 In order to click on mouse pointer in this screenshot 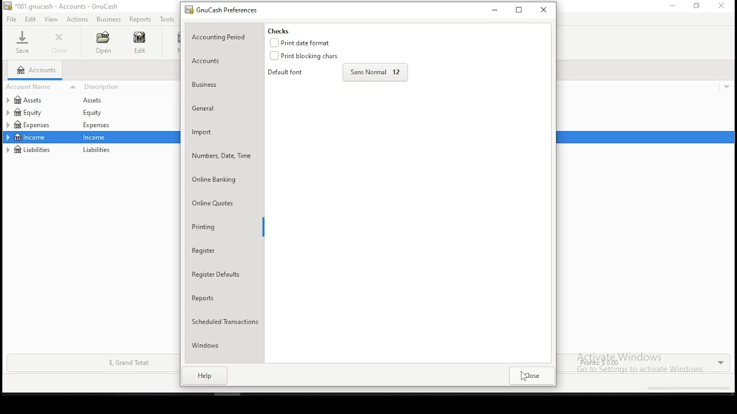, I will do `click(522, 377)`.